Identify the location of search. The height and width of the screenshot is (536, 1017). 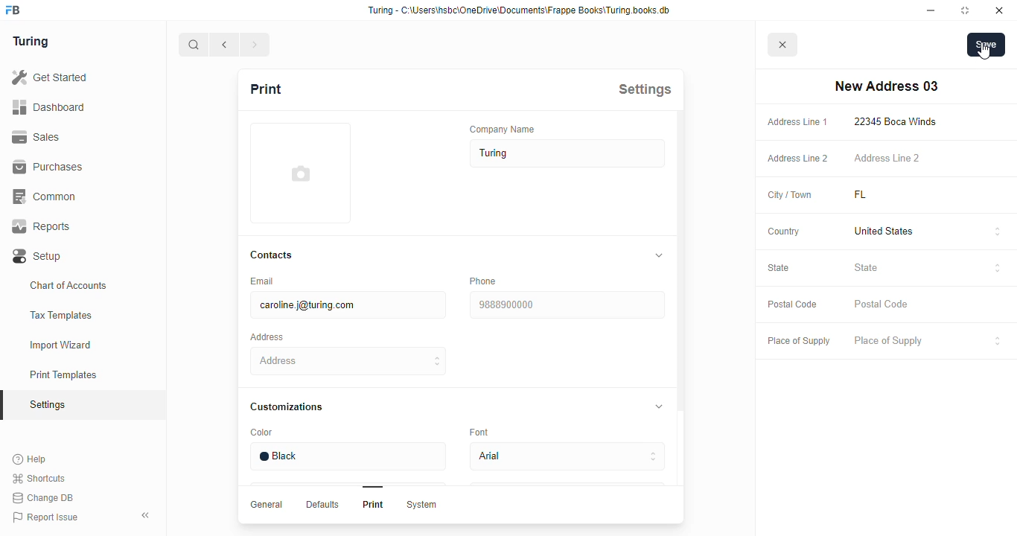
(194, 45).